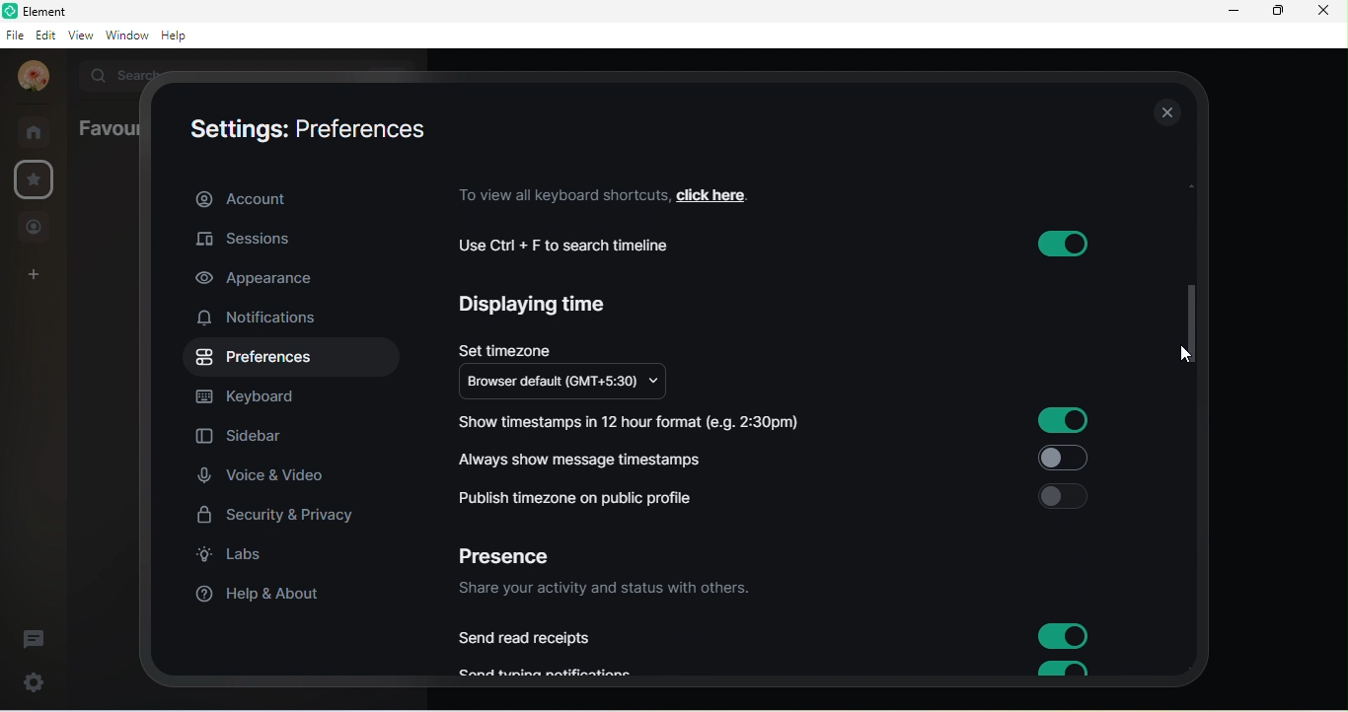 The image size is (1348, 712). What do you see at coordinates (725, 193) in the screenshot?
I see `click here` at bounding box center [725, 193].